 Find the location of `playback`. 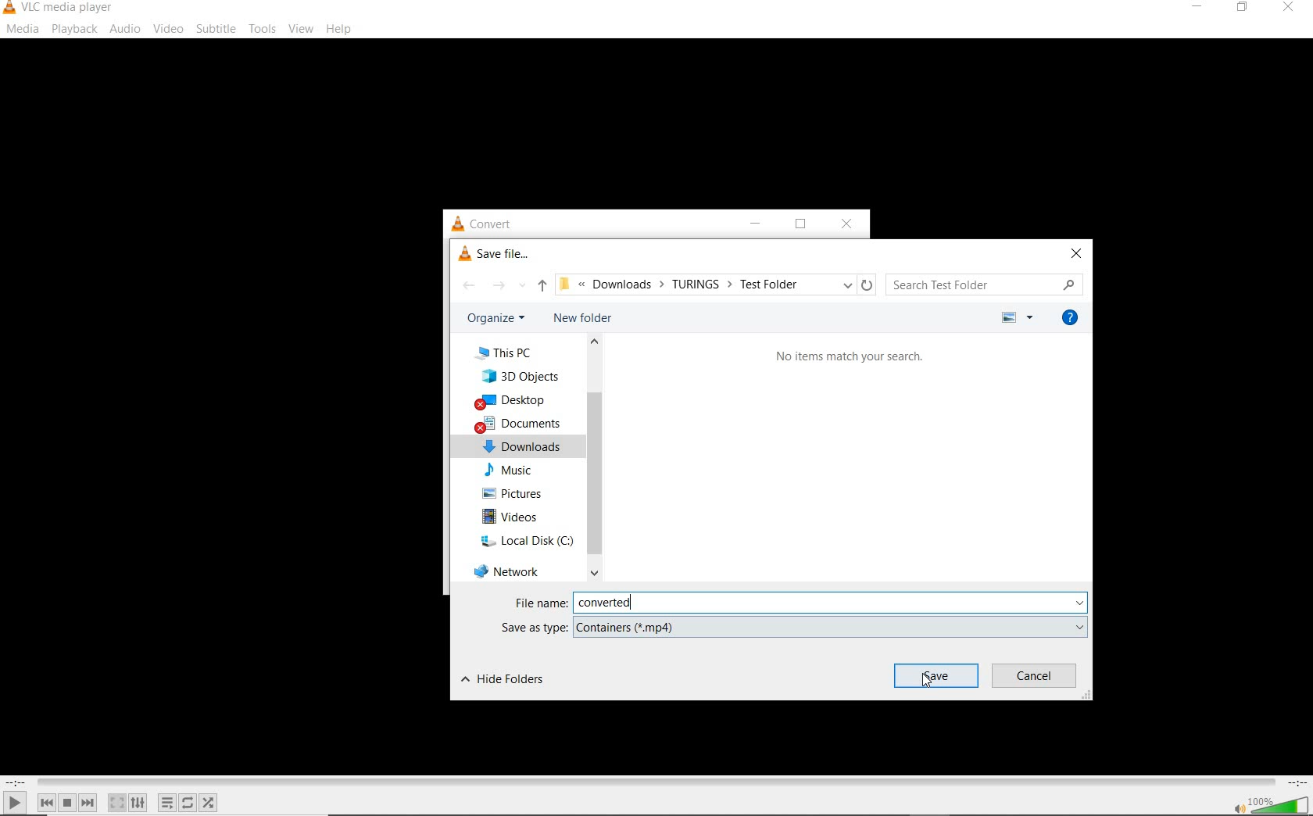

playback is located at coordinates (74, 29).